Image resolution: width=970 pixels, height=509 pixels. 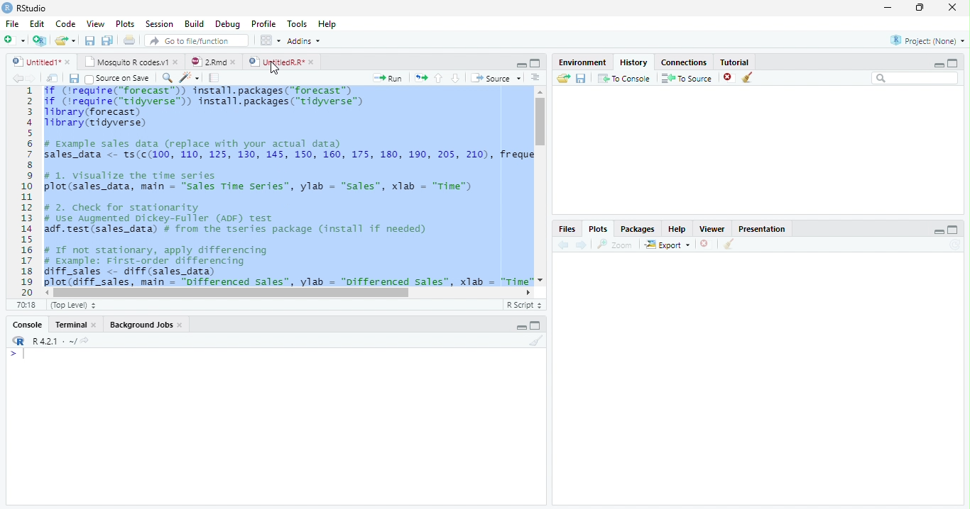 What do you see at coordinates (750, 77) in the screenshot?
I see `Clean` at bounding box center [750, 77].